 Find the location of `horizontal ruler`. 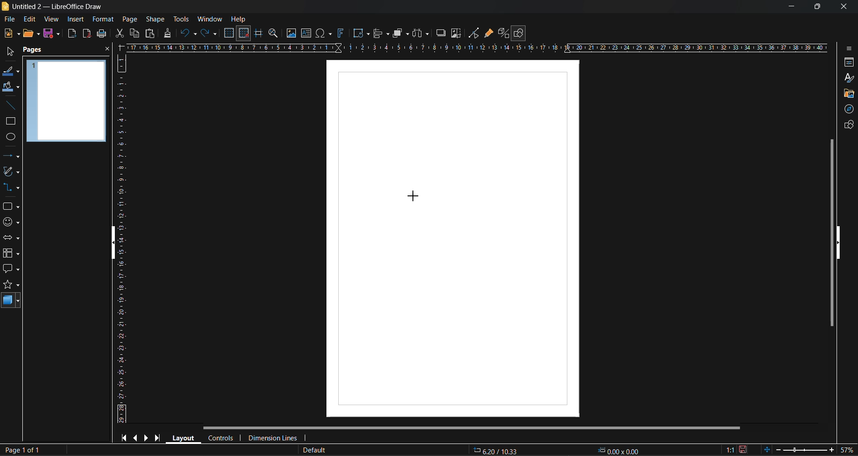

horizontal ruler is located at coordinates (479, 49).